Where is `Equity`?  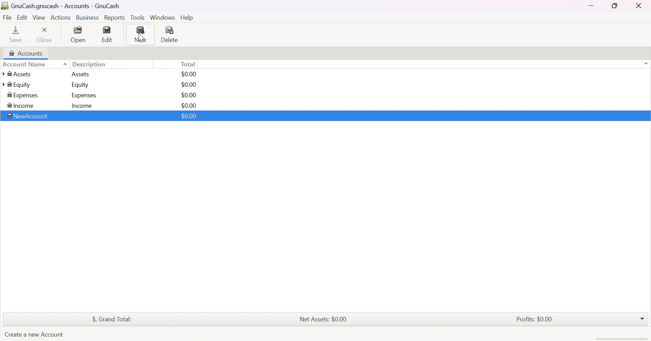 Equity is located at coordinates (18, 84).